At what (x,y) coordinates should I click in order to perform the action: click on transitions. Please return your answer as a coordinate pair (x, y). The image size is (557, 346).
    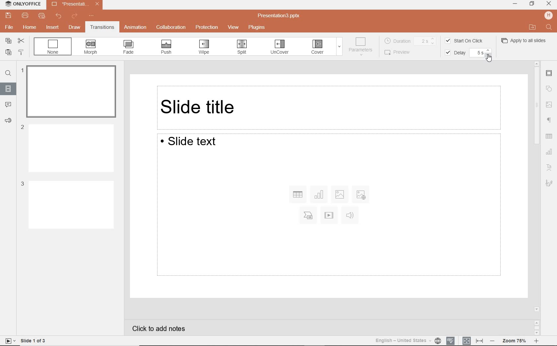
    Looking at the image, I should click on (102, 28).